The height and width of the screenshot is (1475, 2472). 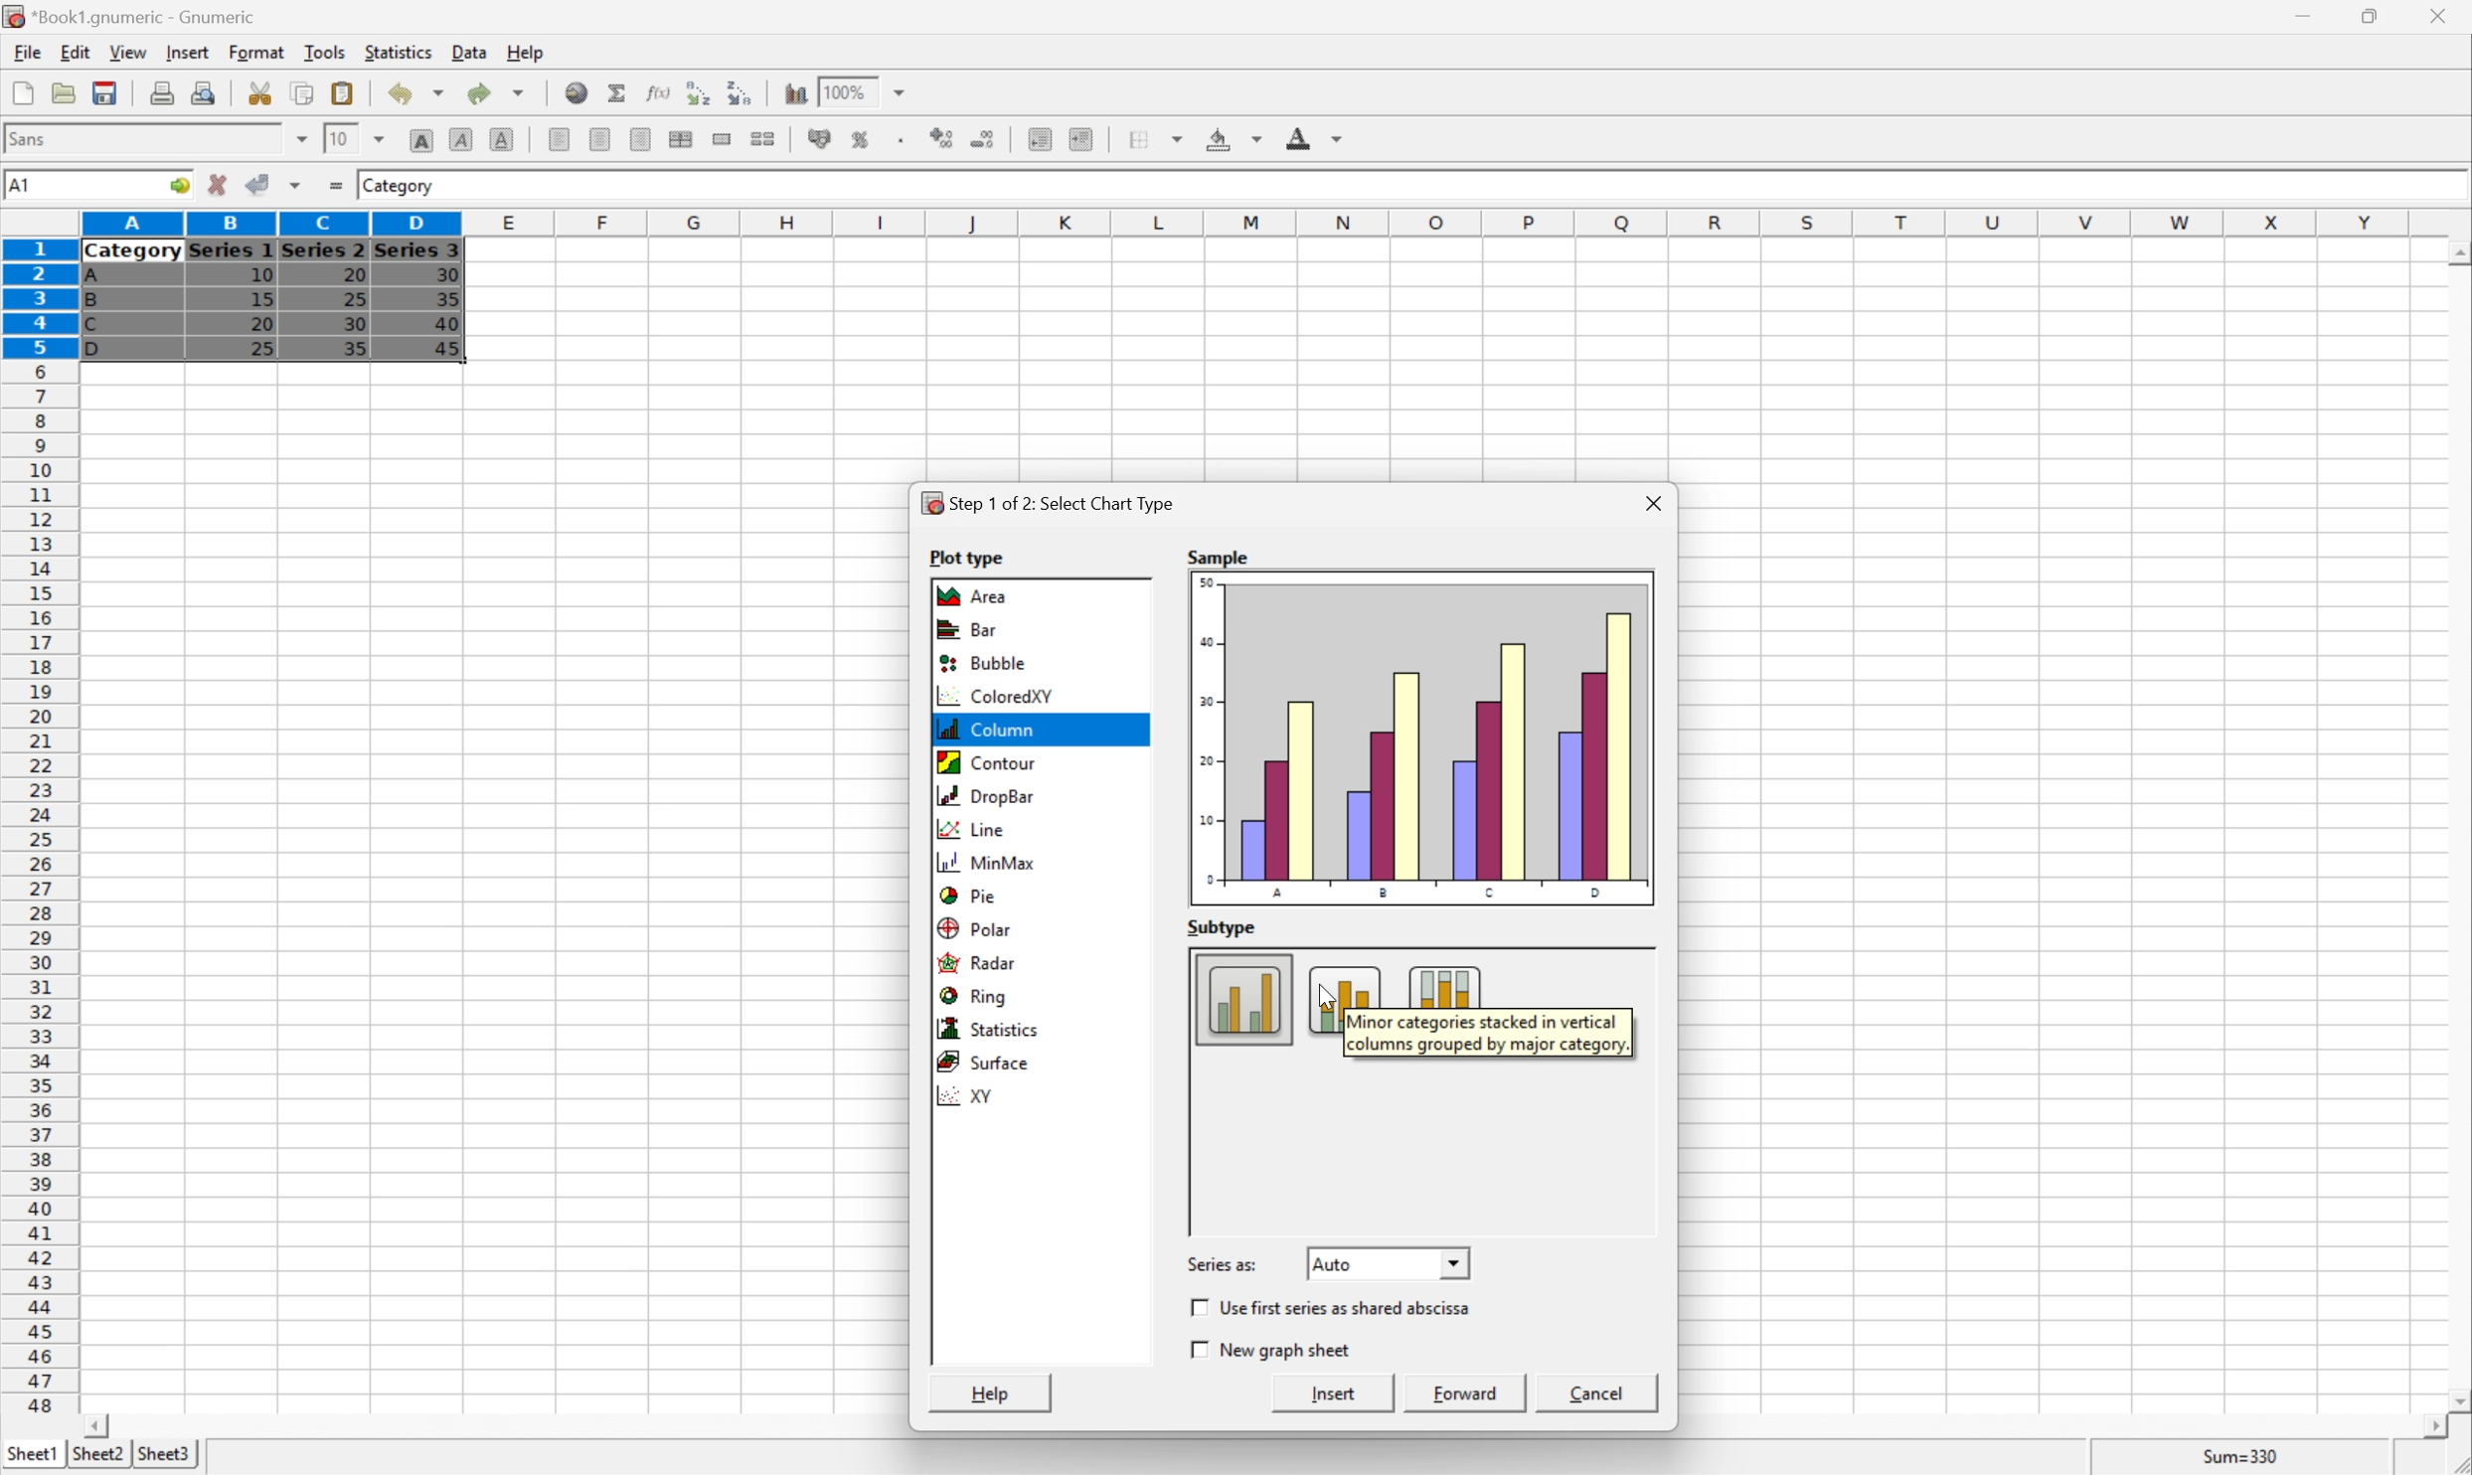 I want to click on 30, so click(x=446, y=274).